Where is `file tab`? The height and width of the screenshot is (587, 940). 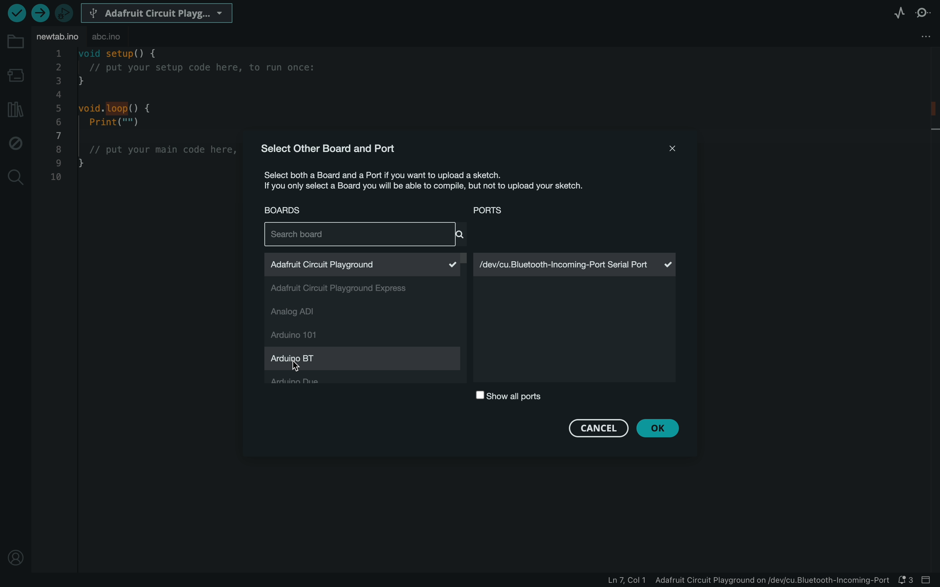 file tab is located at coordinates (58, 37).